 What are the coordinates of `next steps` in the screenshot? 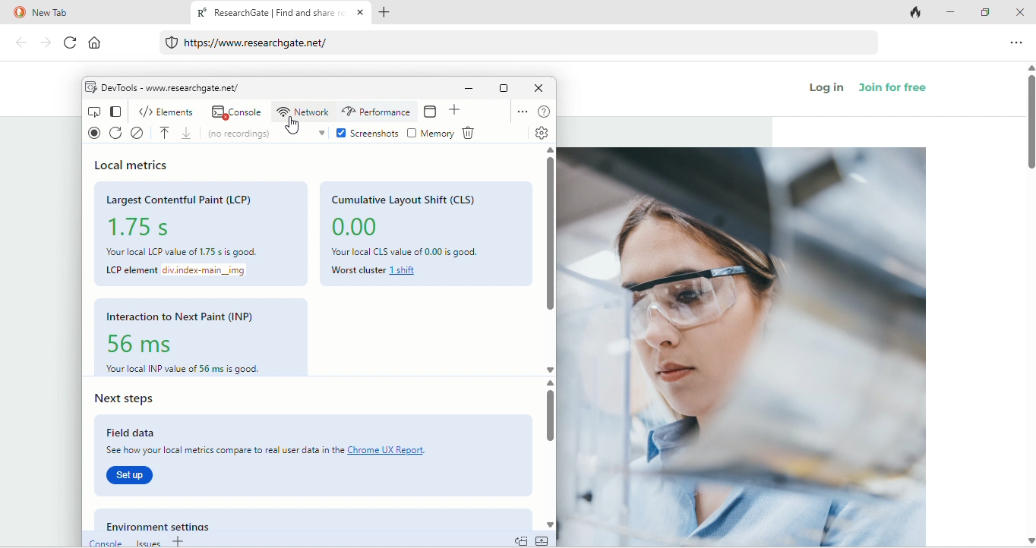 It's located at (149, 399).